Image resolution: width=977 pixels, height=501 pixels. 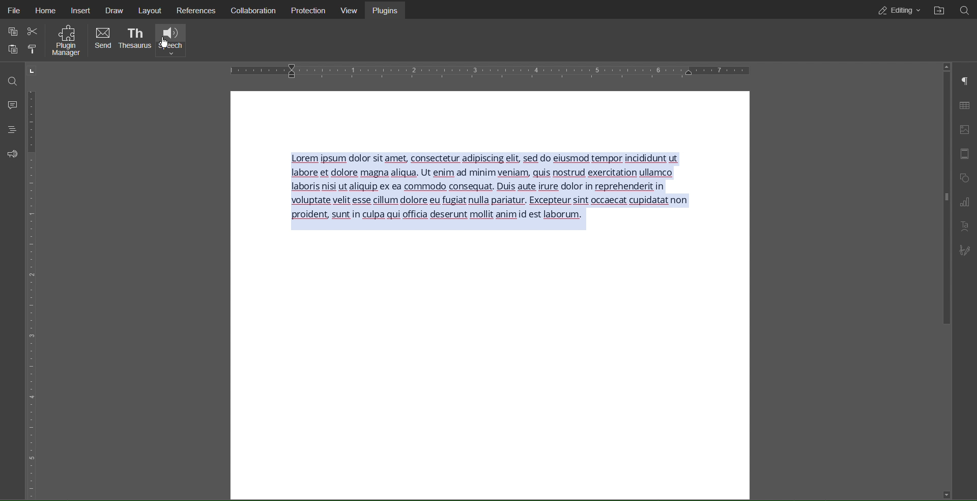 I want to click on Plugin Manager, so click(x=66, y=42).